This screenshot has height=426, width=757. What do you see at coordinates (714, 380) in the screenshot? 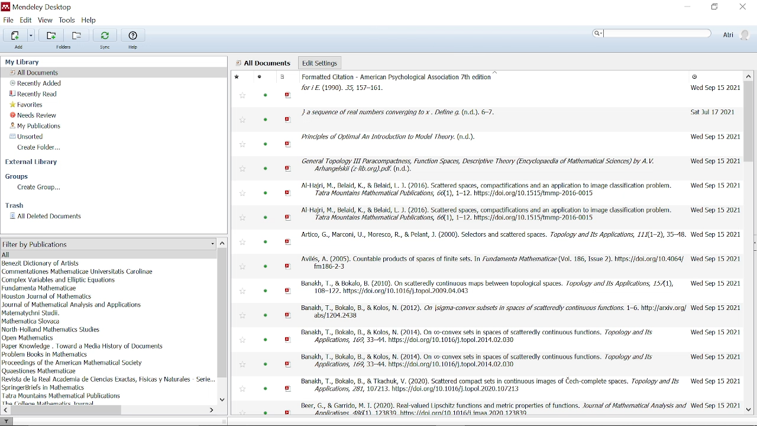
I see `date time` at bounding box center [714, 380].